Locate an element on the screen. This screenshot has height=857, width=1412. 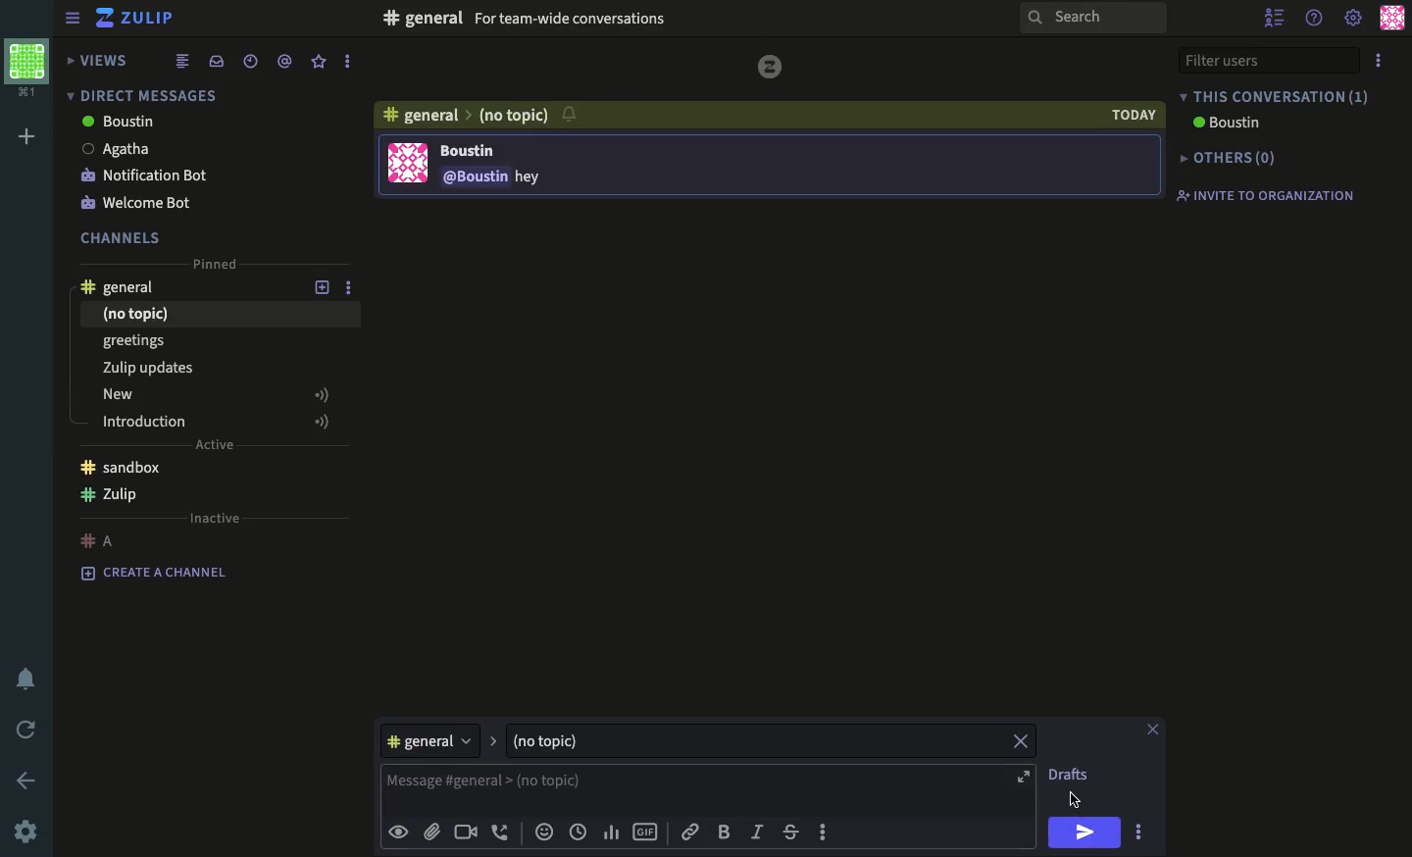
time is located at coordinates (580, 832).